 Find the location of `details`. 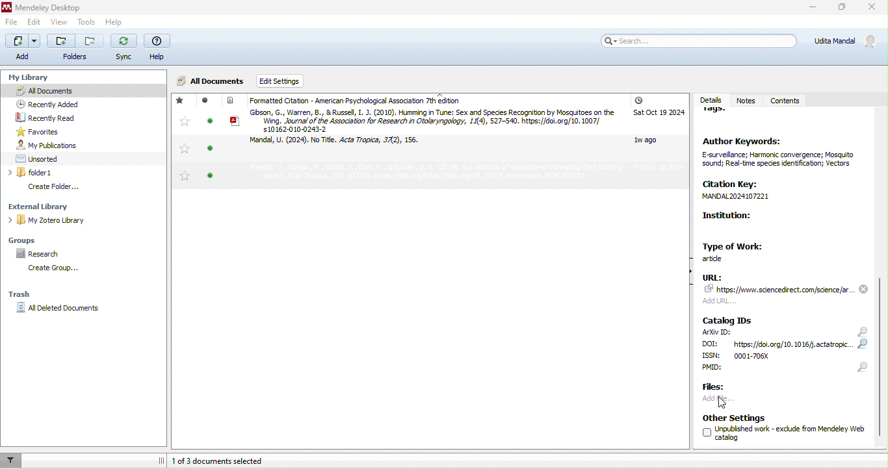

details is located at coordinates (709, 97).